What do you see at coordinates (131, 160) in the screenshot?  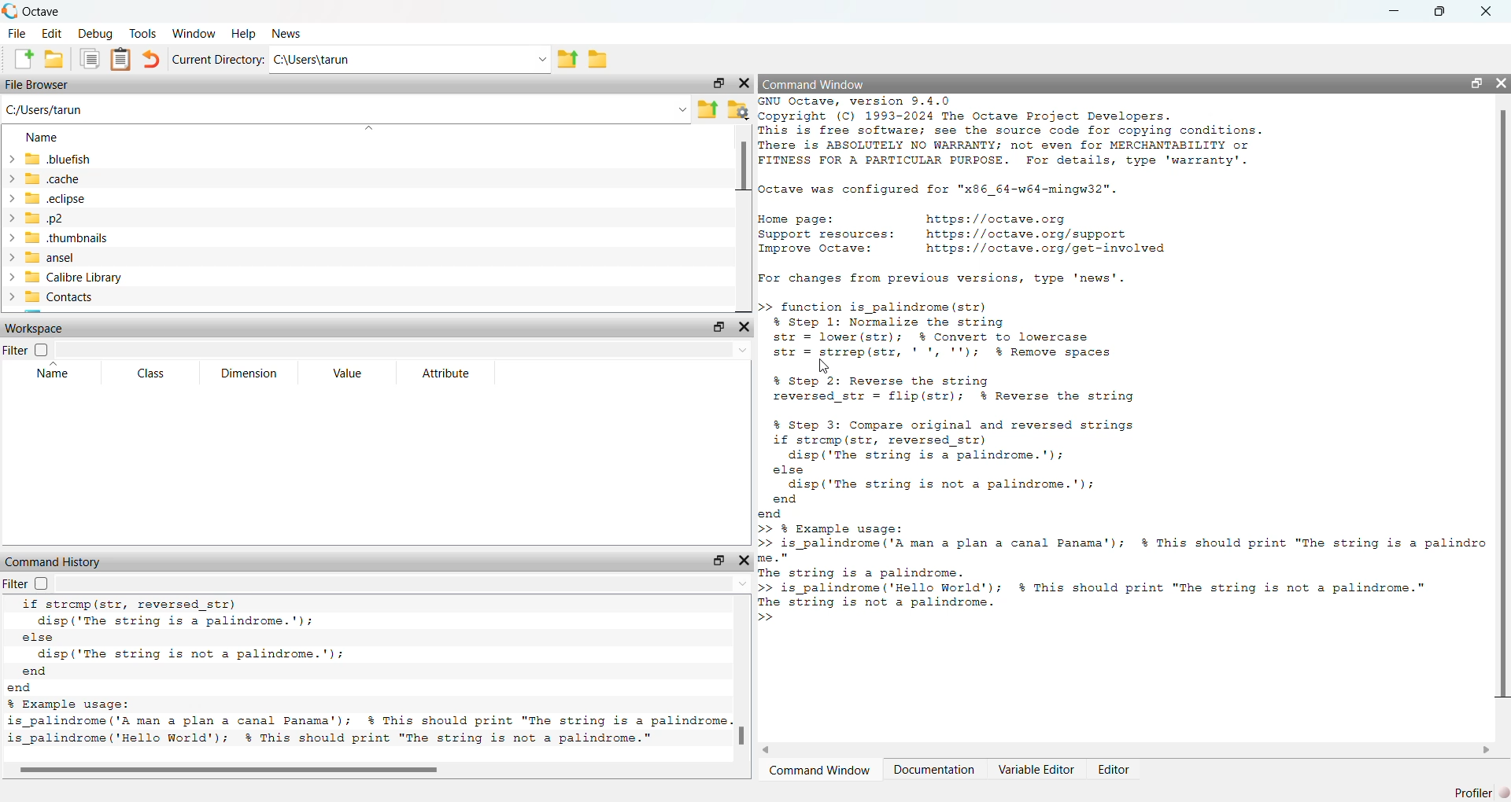 I see `.bluefish` at bounding box center [131, 160].